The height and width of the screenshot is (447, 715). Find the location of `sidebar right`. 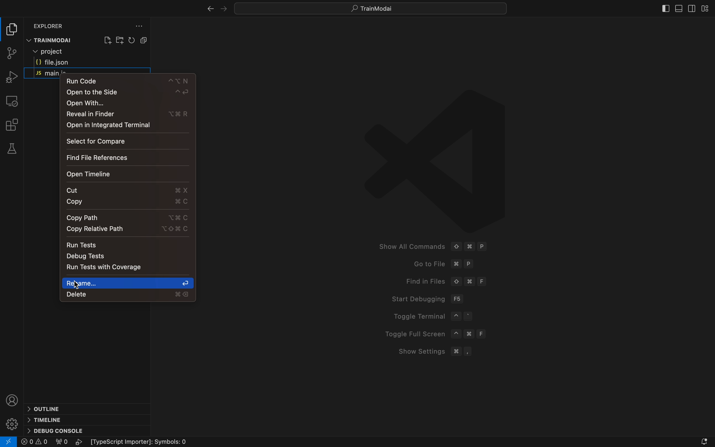

sidebar right is located at coordinates (692, 9).